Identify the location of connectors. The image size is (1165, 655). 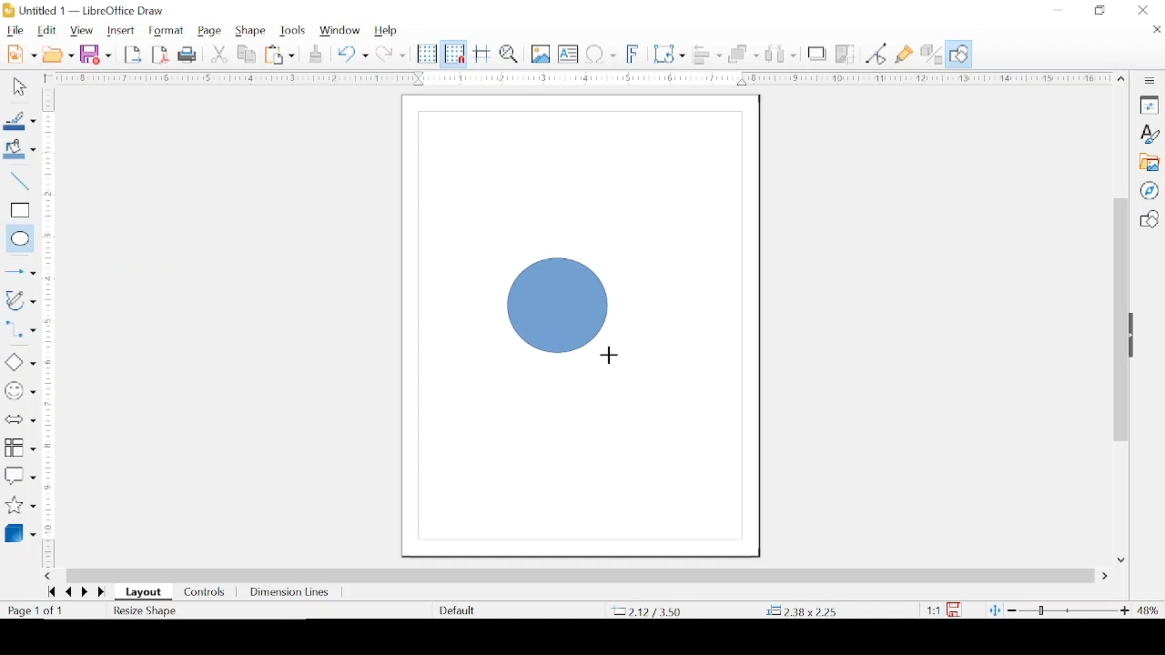
(20, 332).